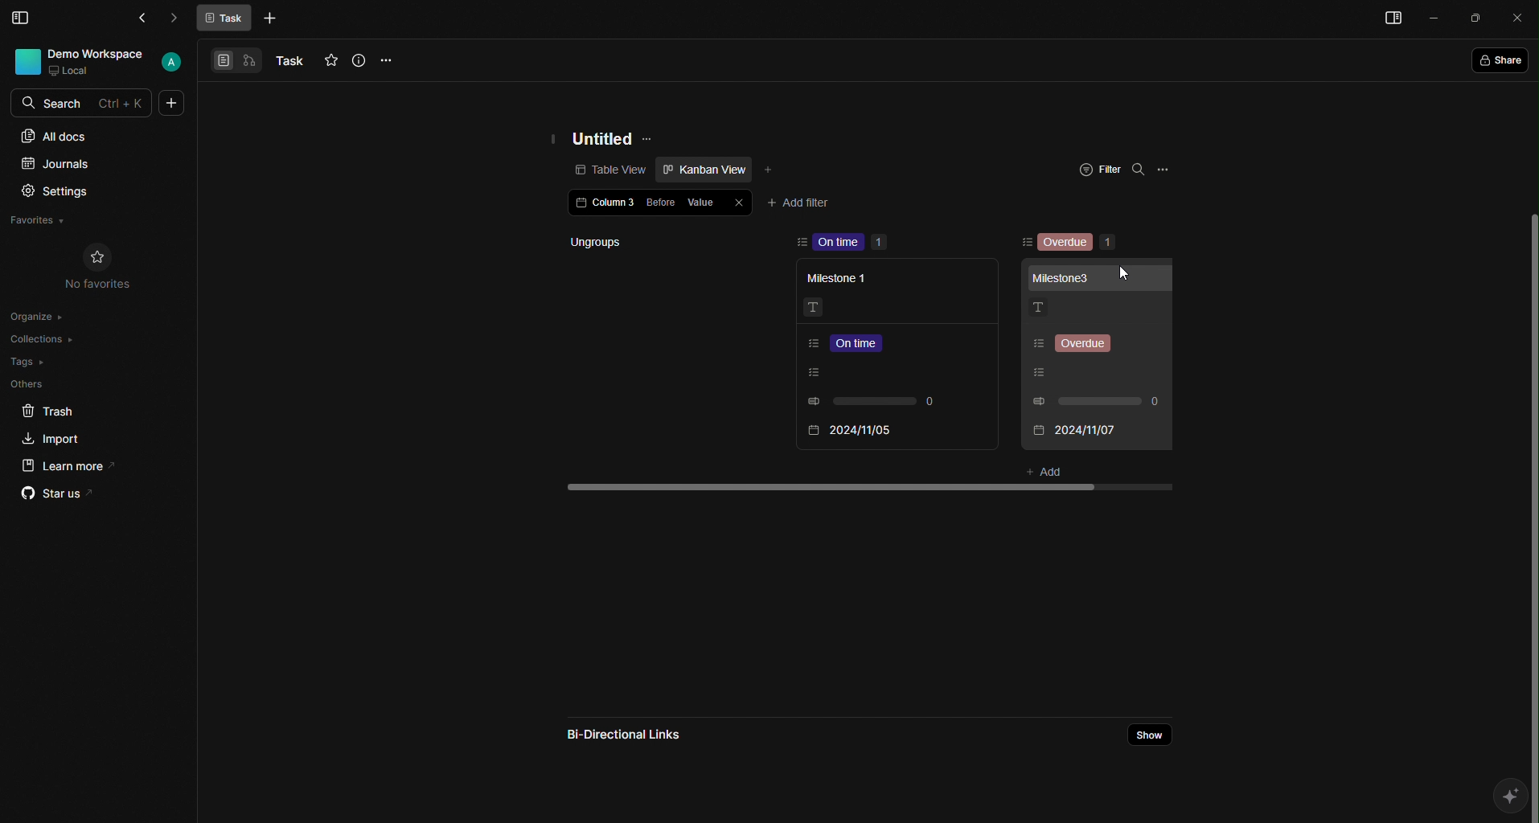  Describe the element at coordinates (737, 201) in the screenshot. I see `Close` at that location.